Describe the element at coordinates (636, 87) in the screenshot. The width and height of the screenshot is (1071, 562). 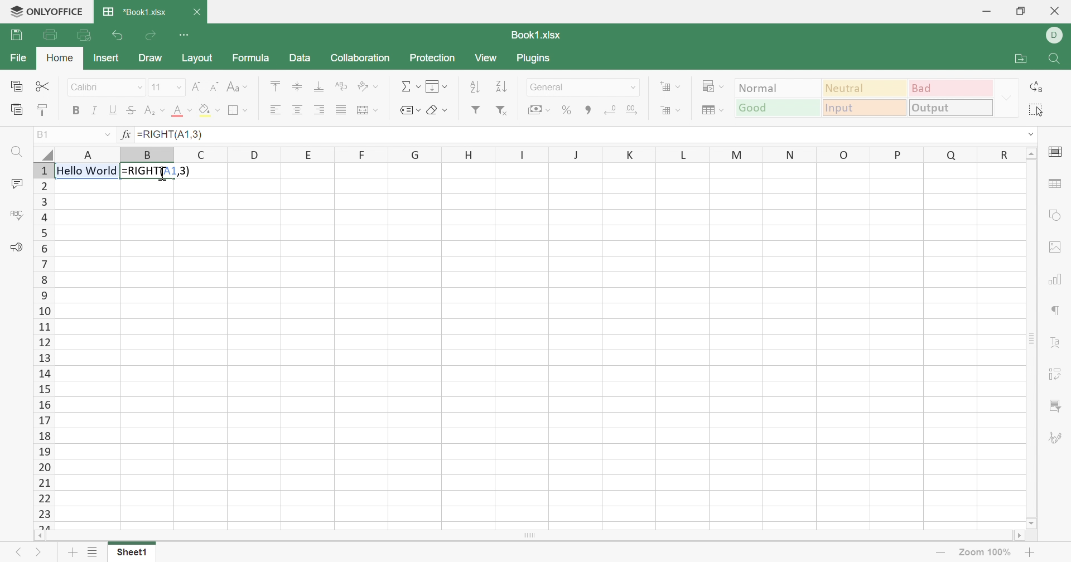
I see `Drop down` at that location.